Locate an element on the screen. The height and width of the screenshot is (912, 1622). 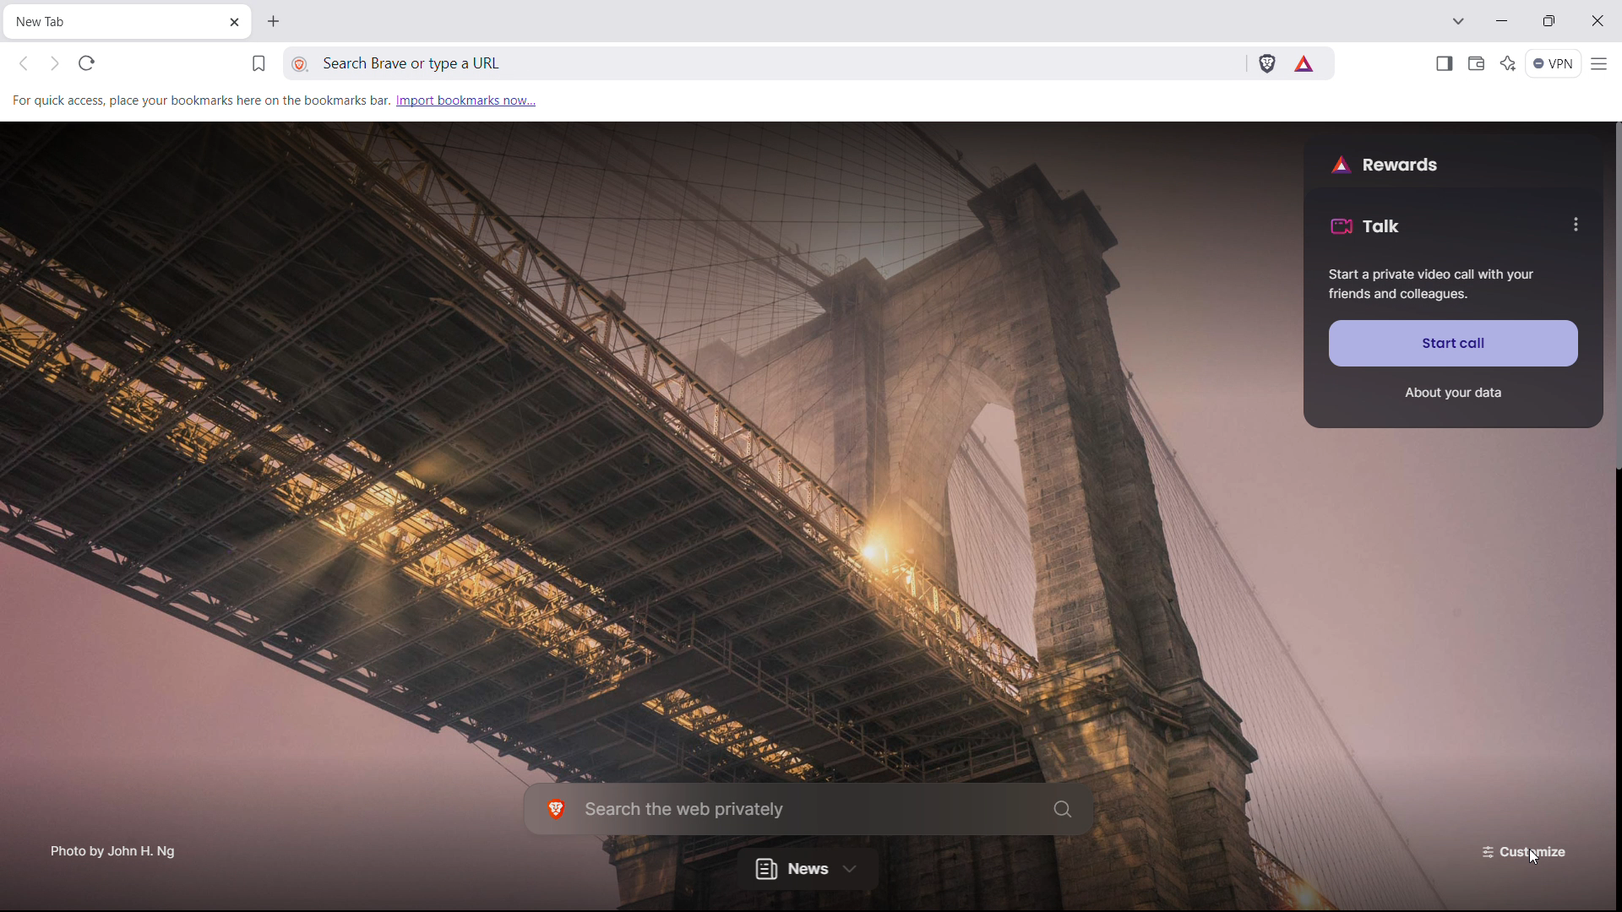
vpn is located at coordinates (1554, 64).